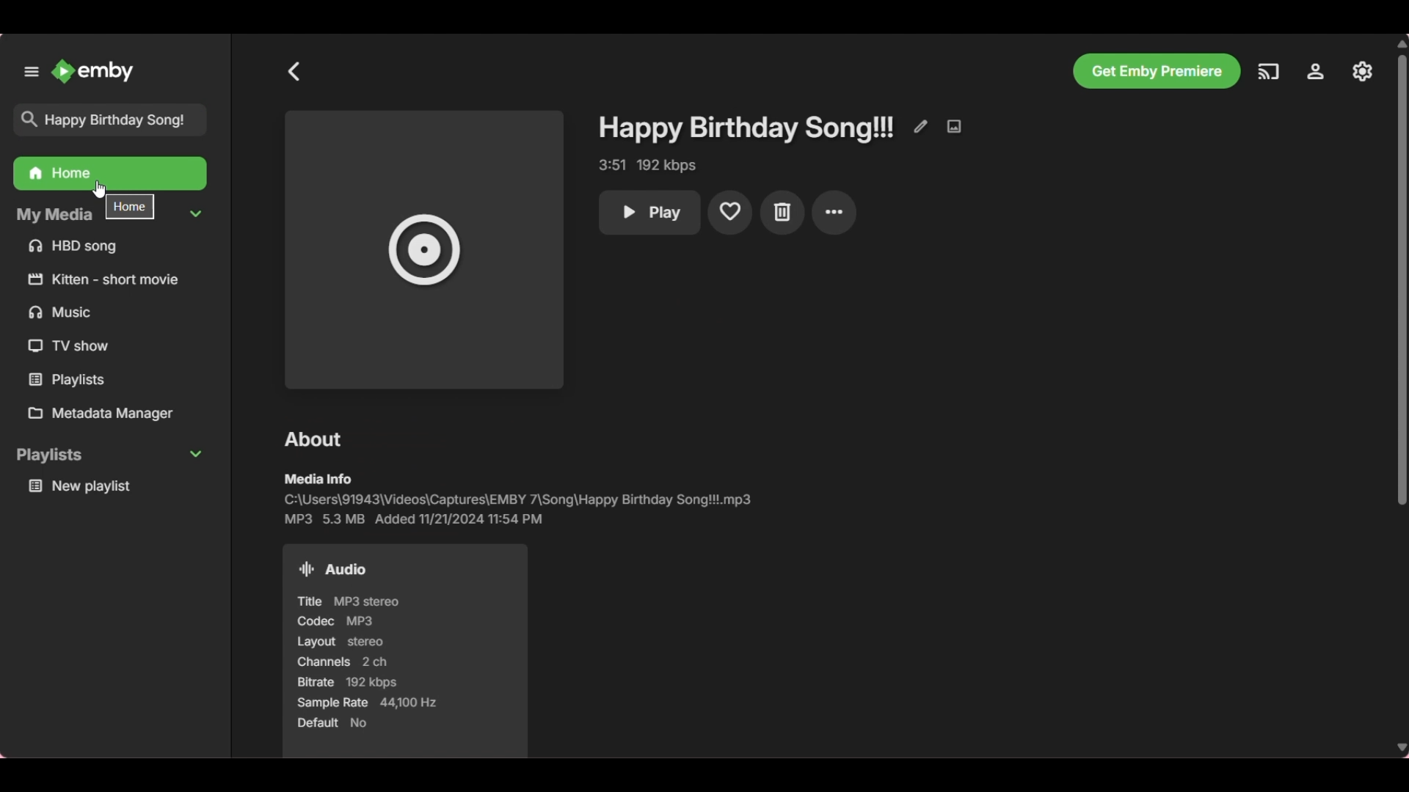 The width and height of the screenshot is (1409, 792). What do you see at coordinates (101, 189) in the screenshot?
I see `Cursor ` at bounding box center [101, 189].